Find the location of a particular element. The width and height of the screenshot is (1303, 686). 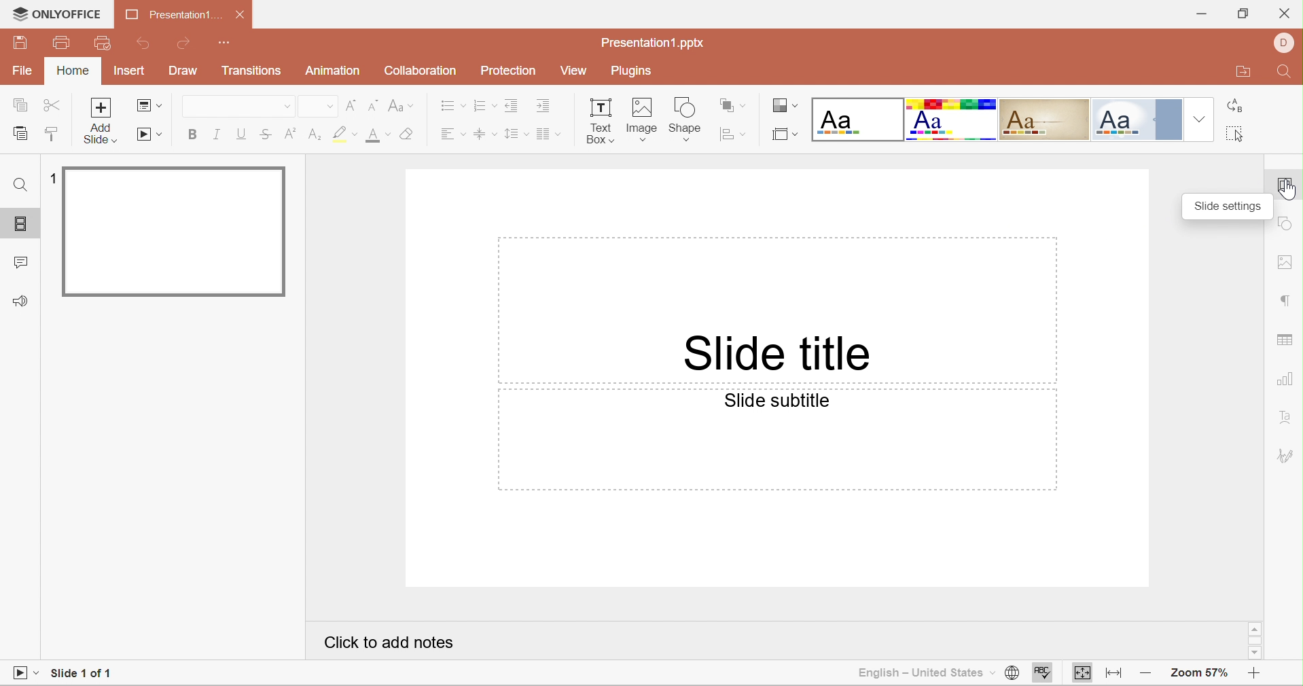

Classic is located at coordinates (1046, 122).